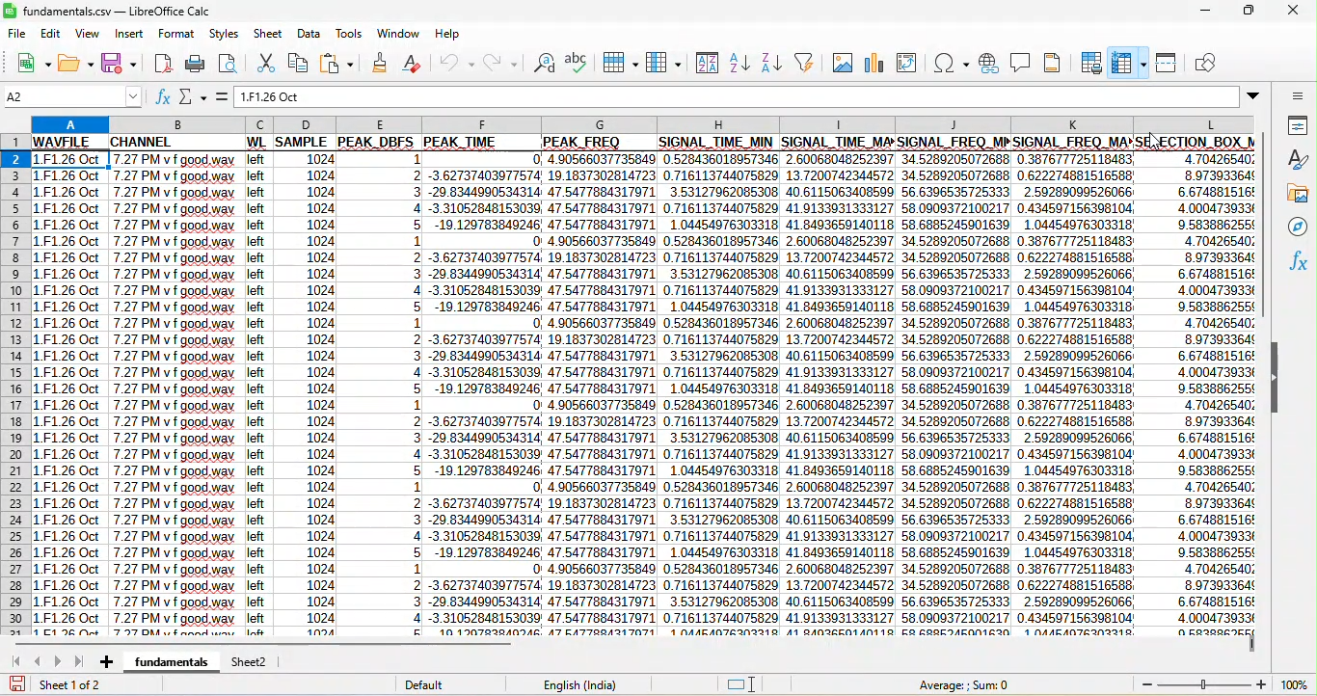 The image size is (1317, 696). Describe the element at coordinates (342, 62) in the screenshot. I see `paste` at that location.